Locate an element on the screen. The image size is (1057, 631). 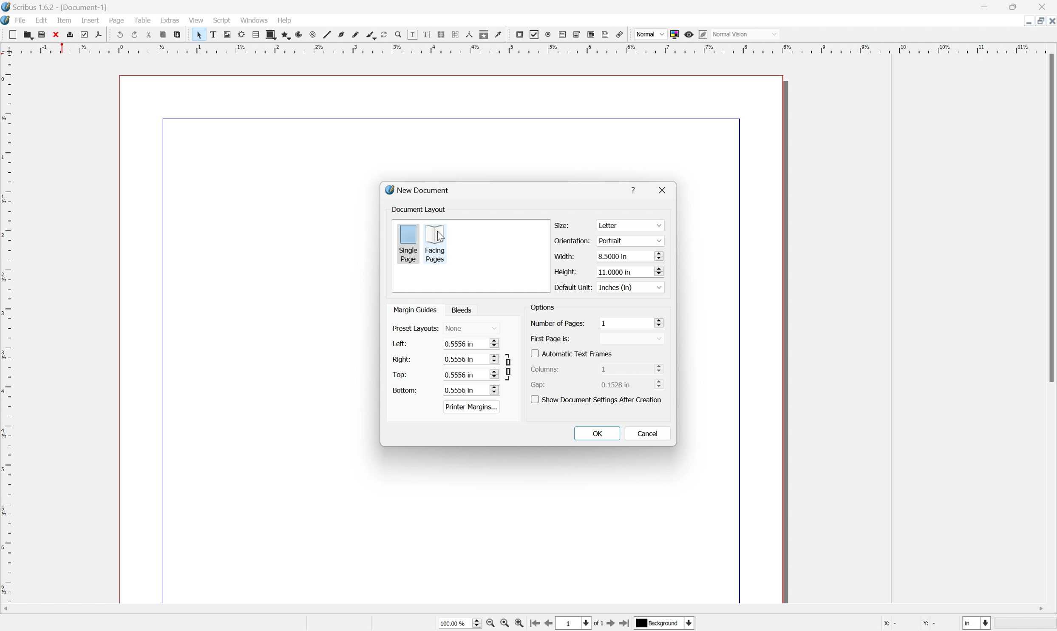
go to next page is located at coordinates (611, 624).